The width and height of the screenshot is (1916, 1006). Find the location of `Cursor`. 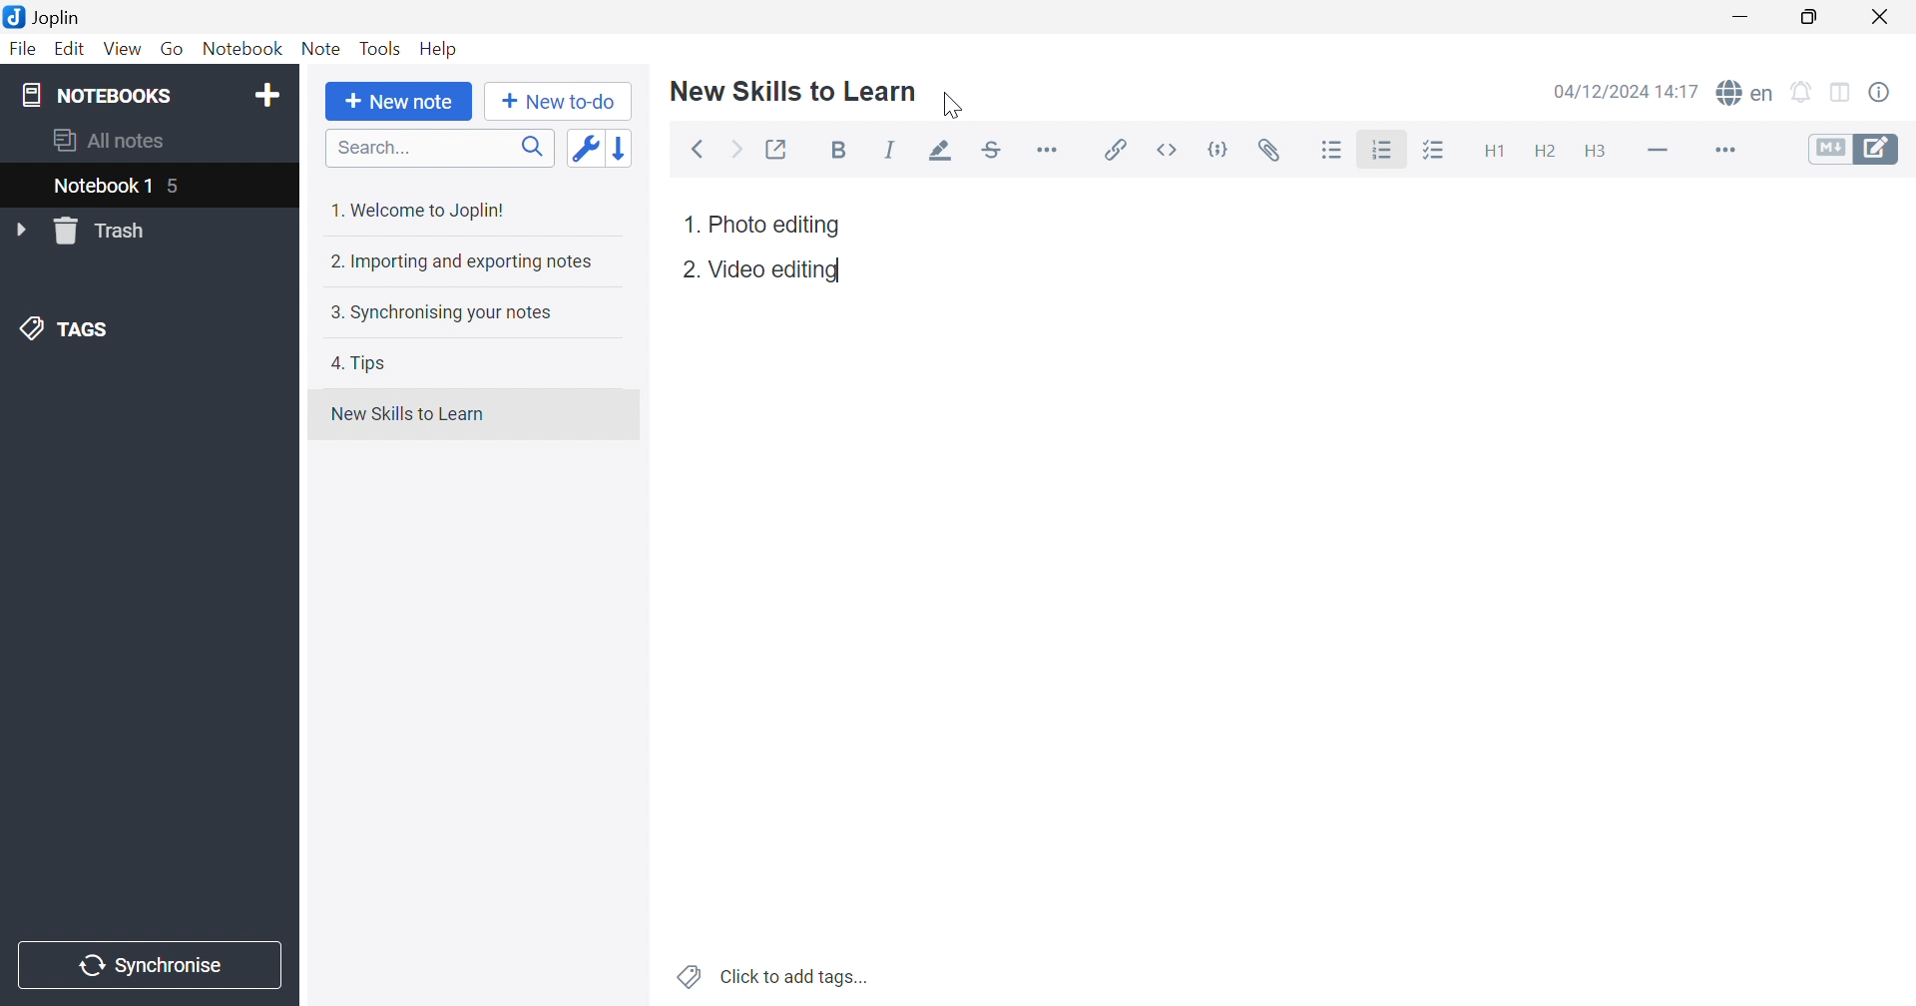

Cursor is located at coordinates (952, 107).